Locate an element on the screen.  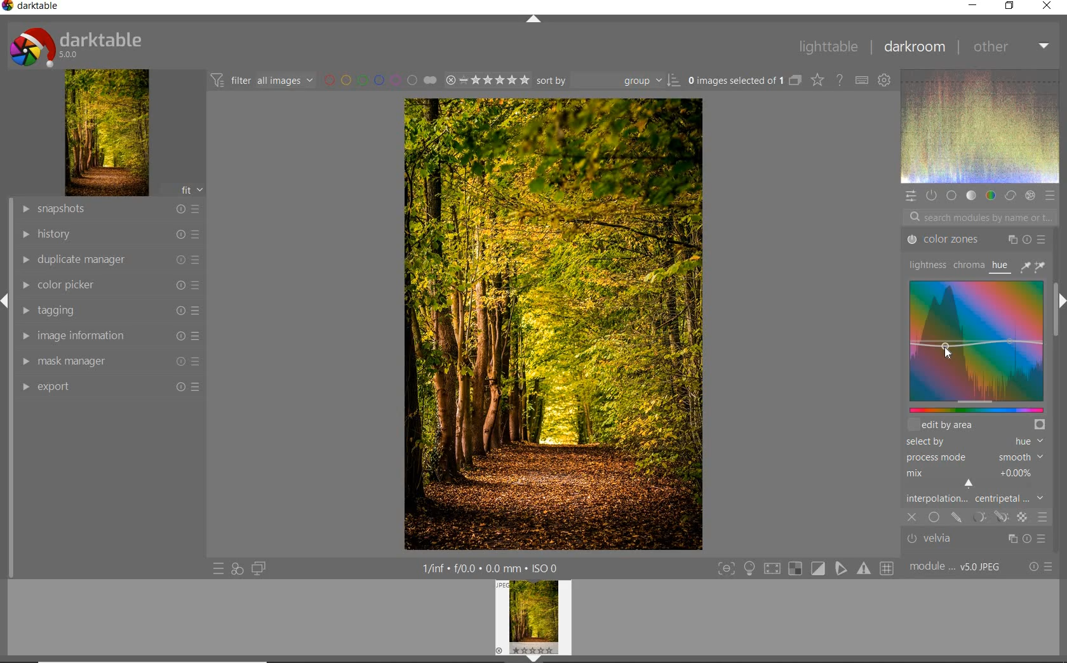
QUICK ACCESS PANEL is located at coordinates (911, 196).